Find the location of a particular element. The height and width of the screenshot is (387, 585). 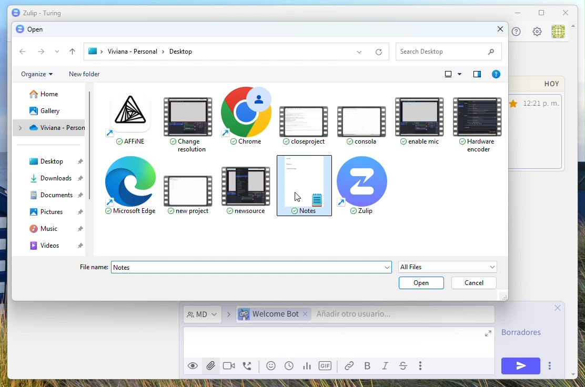

newsource is located at coordinates (248, 189).